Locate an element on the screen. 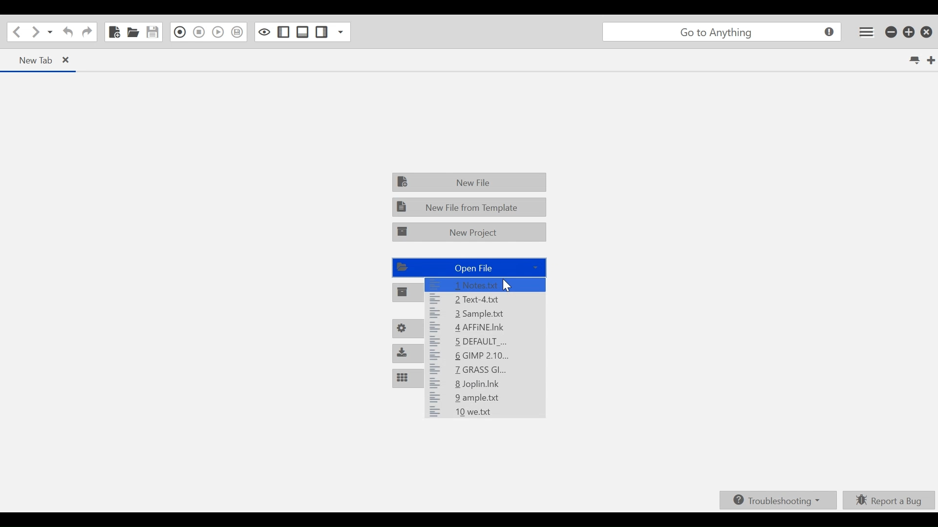 The height and width of the screenshot is (527, 938). 9 ample.txt is located at coordinates (483, 397).